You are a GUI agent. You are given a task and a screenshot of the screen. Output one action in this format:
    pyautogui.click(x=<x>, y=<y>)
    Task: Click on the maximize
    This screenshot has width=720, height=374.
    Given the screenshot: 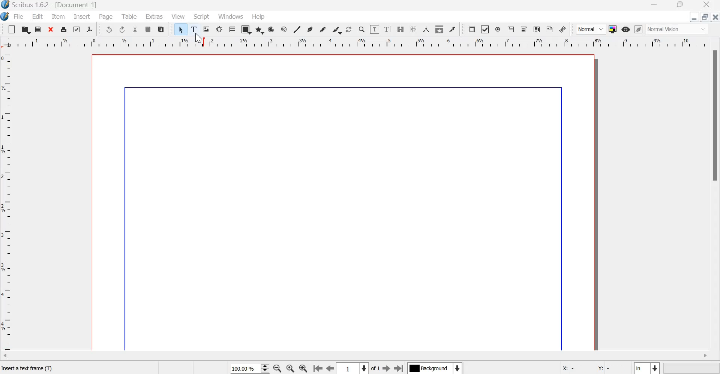 What is the action you would take?
    pyautogui.click(x=705, y=16)
    